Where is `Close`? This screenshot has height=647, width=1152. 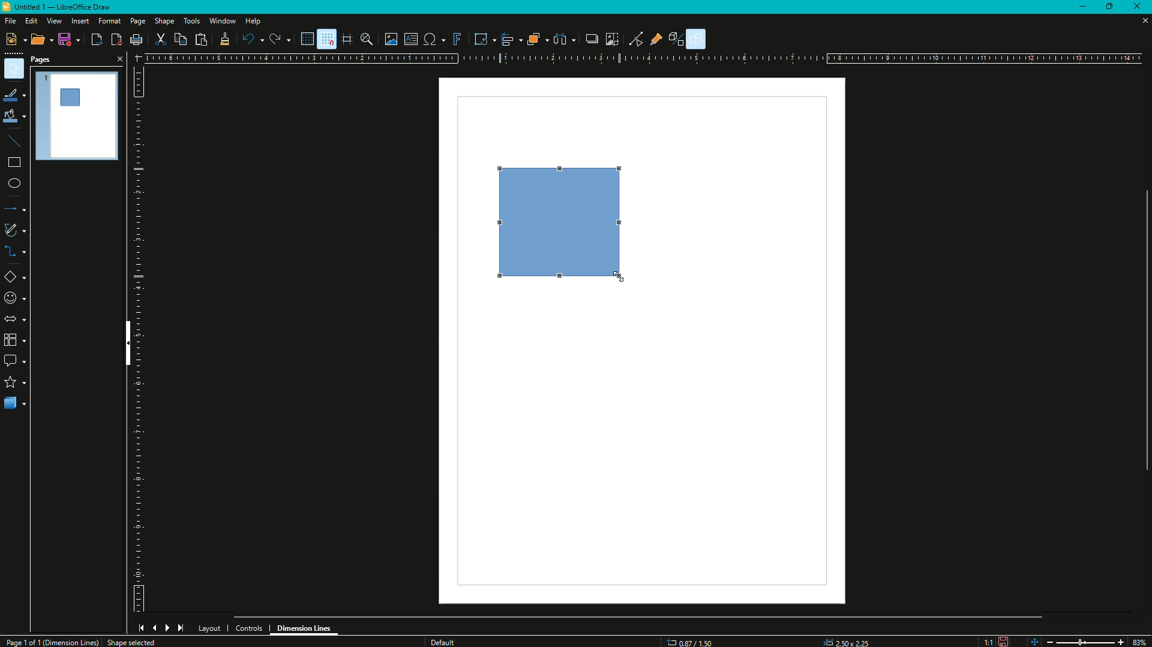 Close is located at coordinates (118, 58).